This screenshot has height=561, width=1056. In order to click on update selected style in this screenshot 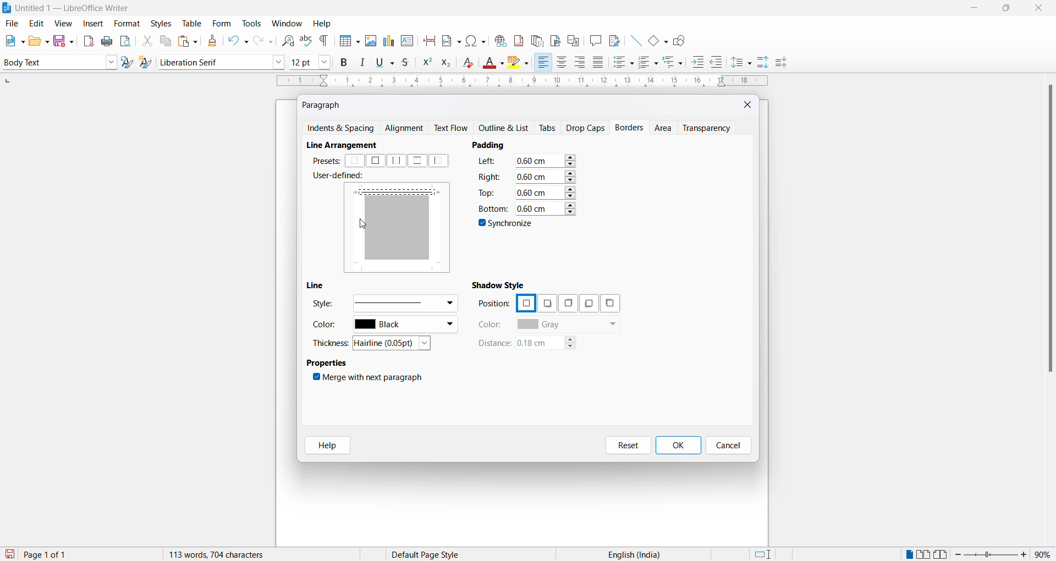, I will do `click(129, 63)`.